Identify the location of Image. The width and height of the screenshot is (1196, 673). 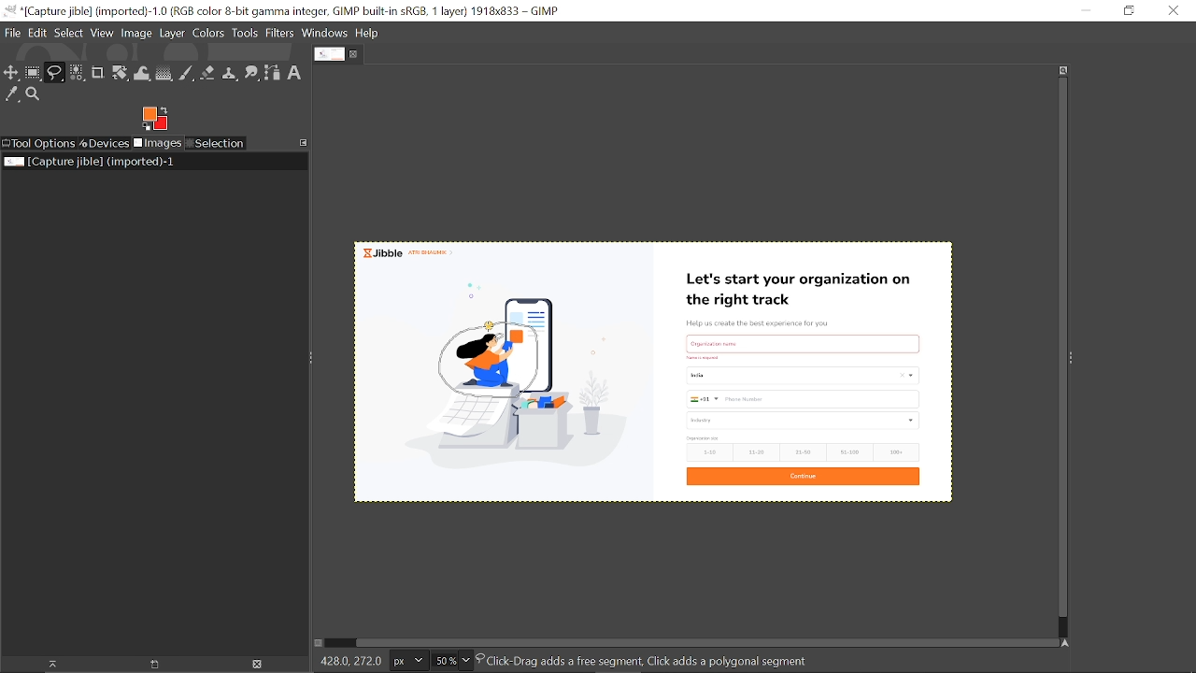
(136, 32).